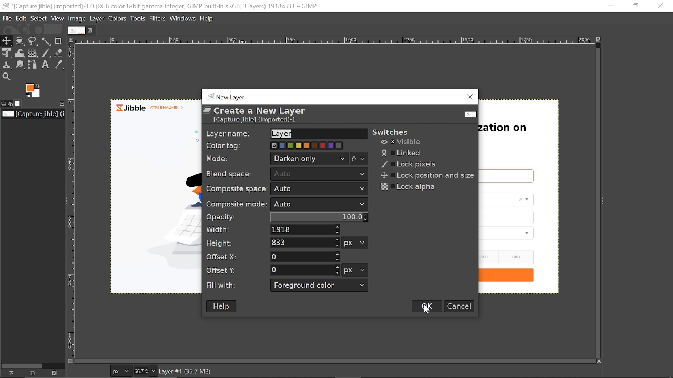 The height and width of the screenshot is (378, 673). I want to click on Smudge tool, so click(21, 65).